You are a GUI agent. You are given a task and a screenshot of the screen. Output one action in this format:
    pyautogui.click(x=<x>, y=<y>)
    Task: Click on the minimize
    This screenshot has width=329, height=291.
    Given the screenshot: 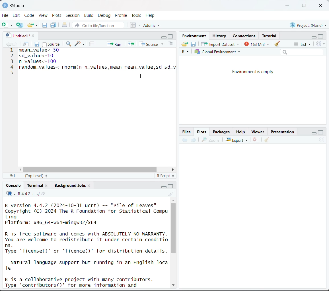 What is the action you would take?
    pyautogui.click(x=313, y=132)
    